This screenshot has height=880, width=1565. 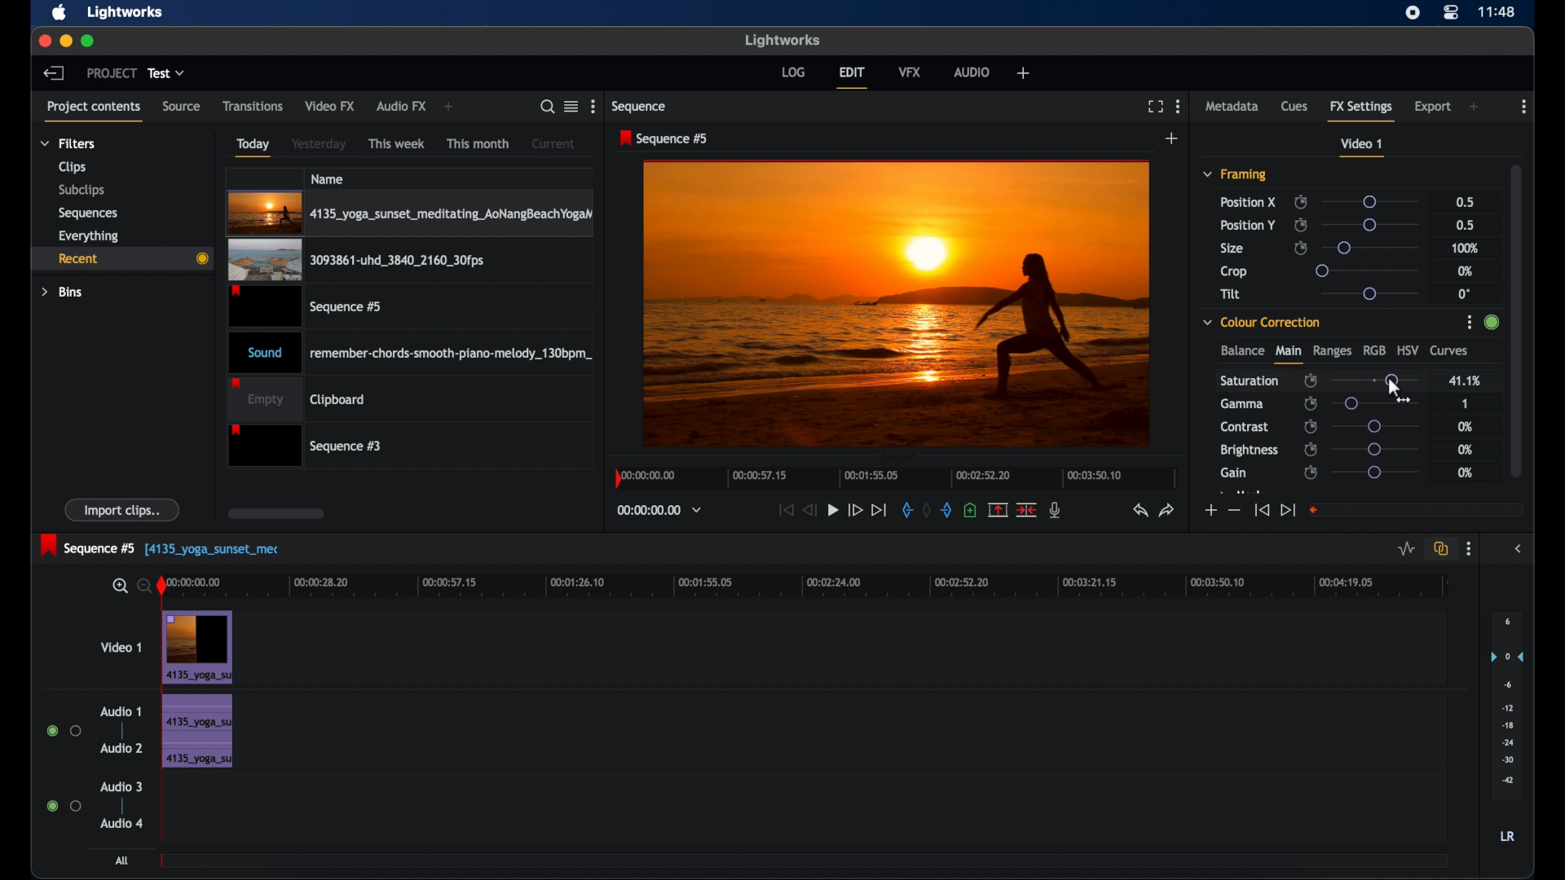 What do you see at coordinates (1498, 11) in the screenshot?
I see `time` at bounding box center [1498, 11].